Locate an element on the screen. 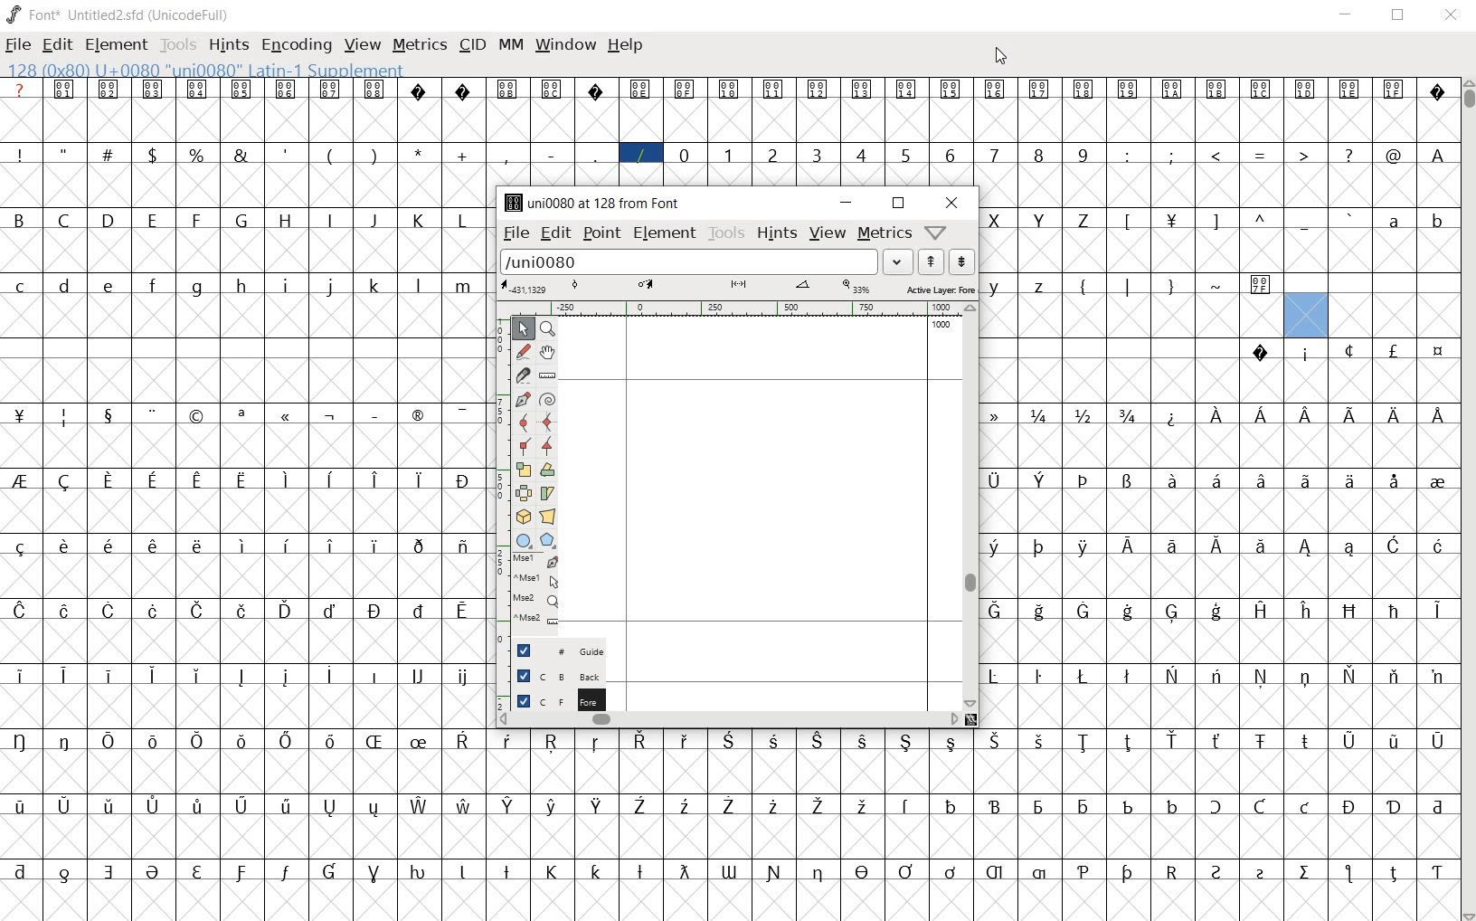 The height and width of the screenshot is (921, 1476). glyph is located at coordinates (1128, 415).